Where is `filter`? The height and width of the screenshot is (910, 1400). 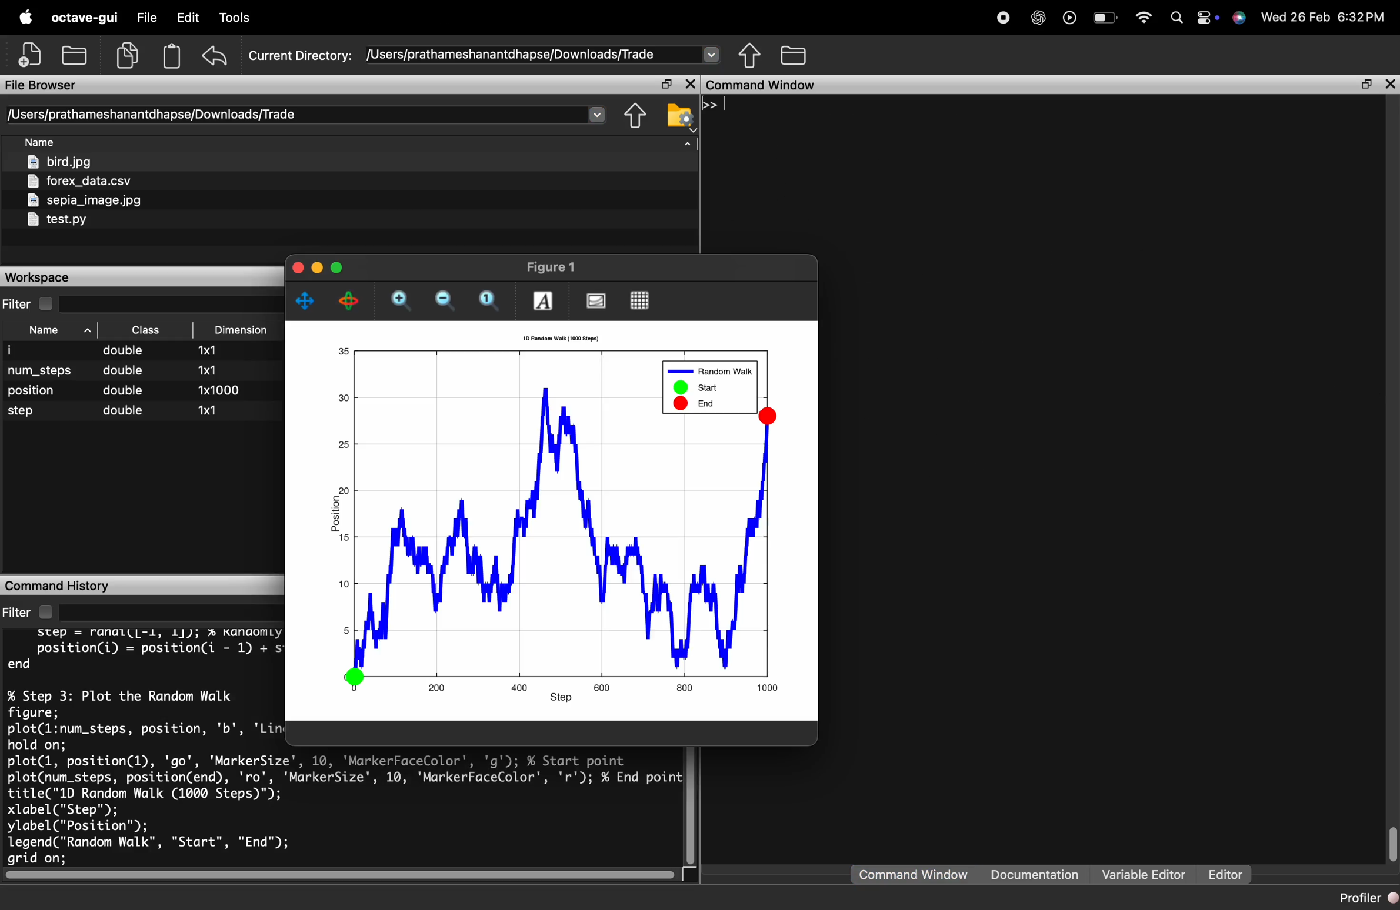
filter is located at coordinates (33, 304).